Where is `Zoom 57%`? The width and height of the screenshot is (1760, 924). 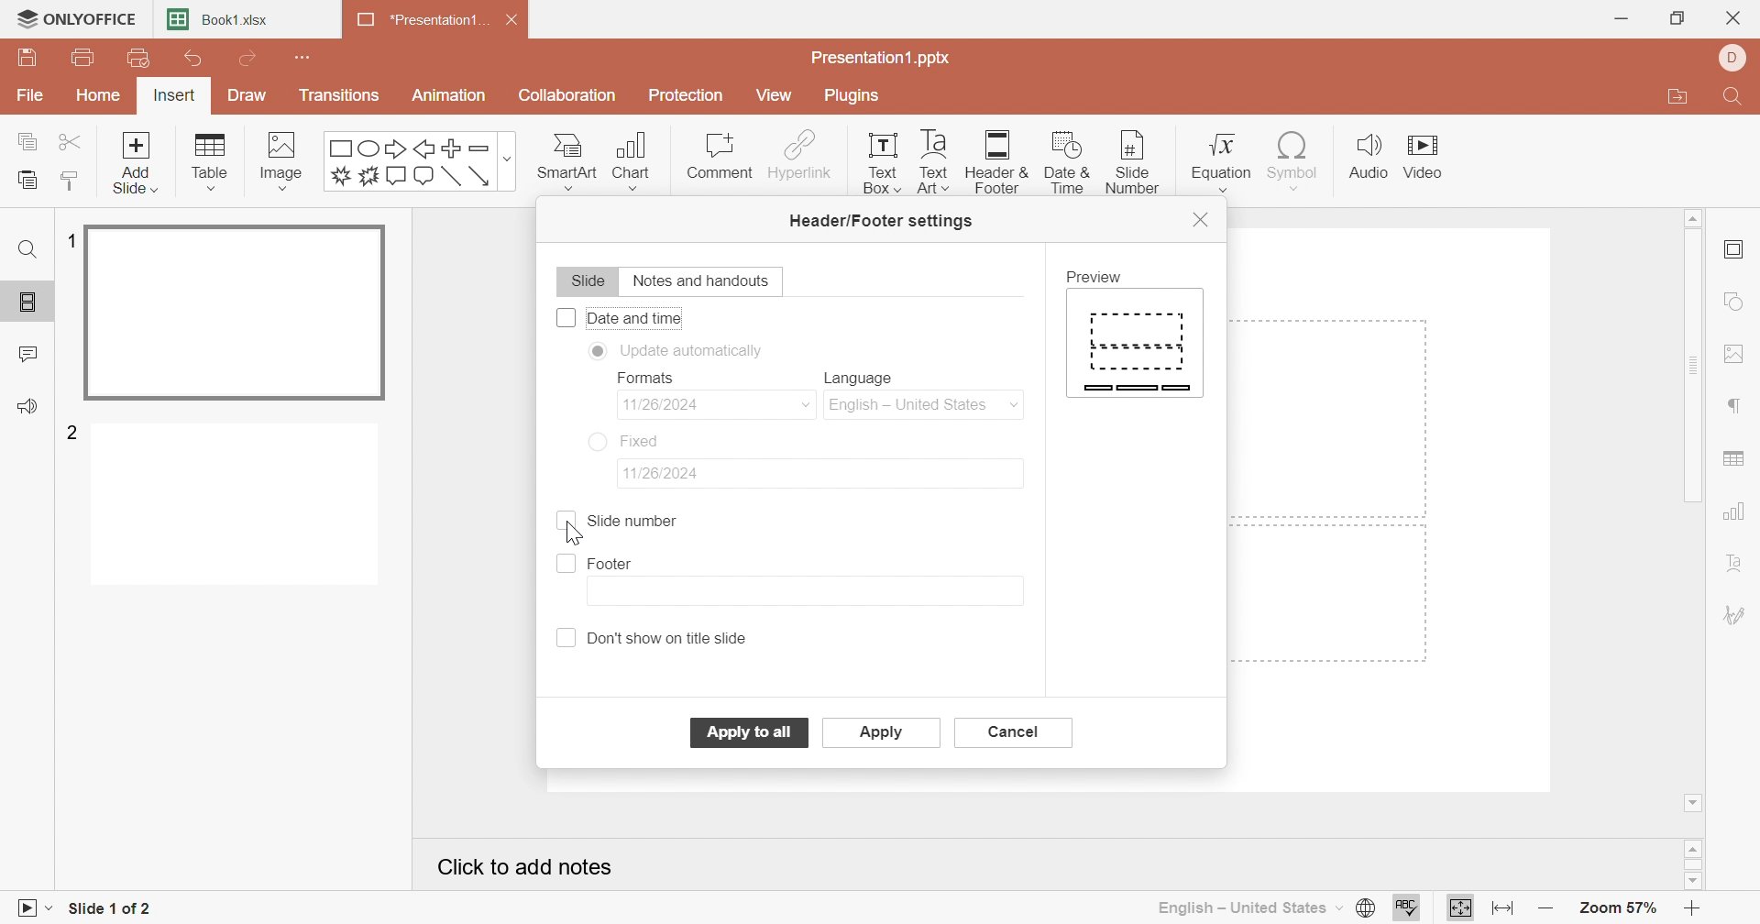 Zoom 57% is located at coordinates (1621, 911).